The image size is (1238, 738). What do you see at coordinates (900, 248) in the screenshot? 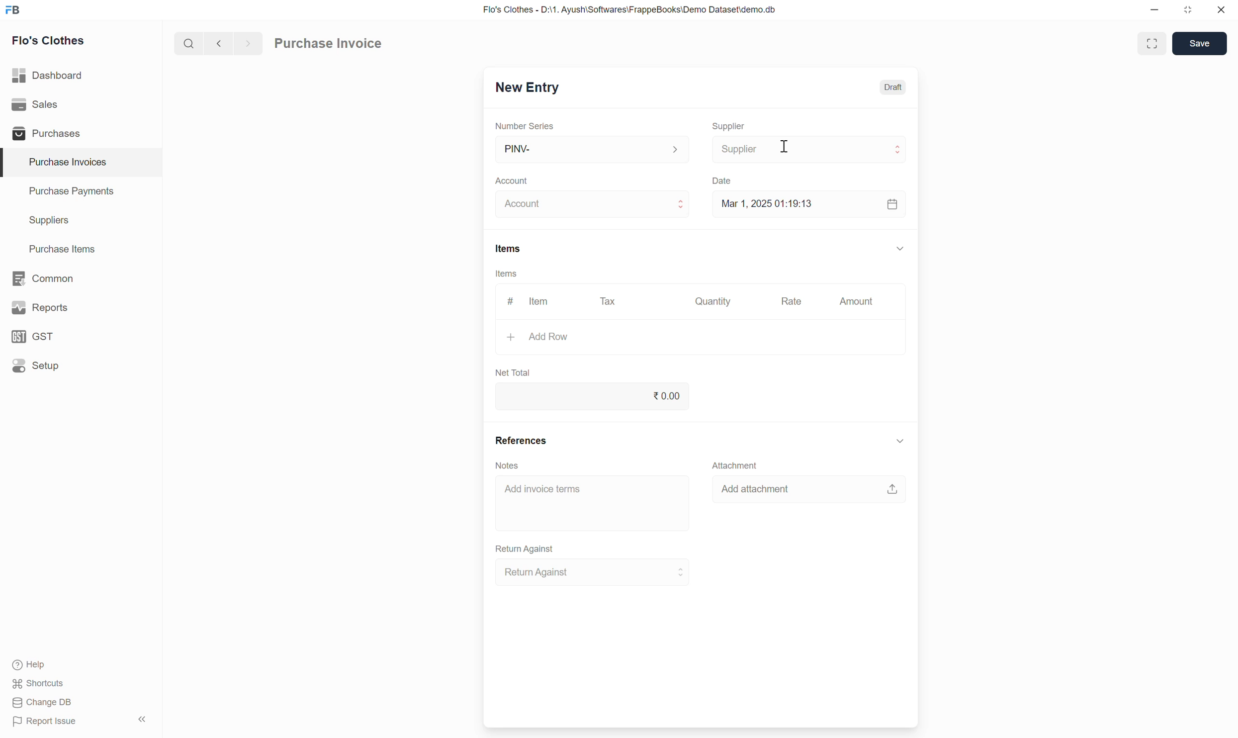
I see `expand` at bounding box center [900, 248].